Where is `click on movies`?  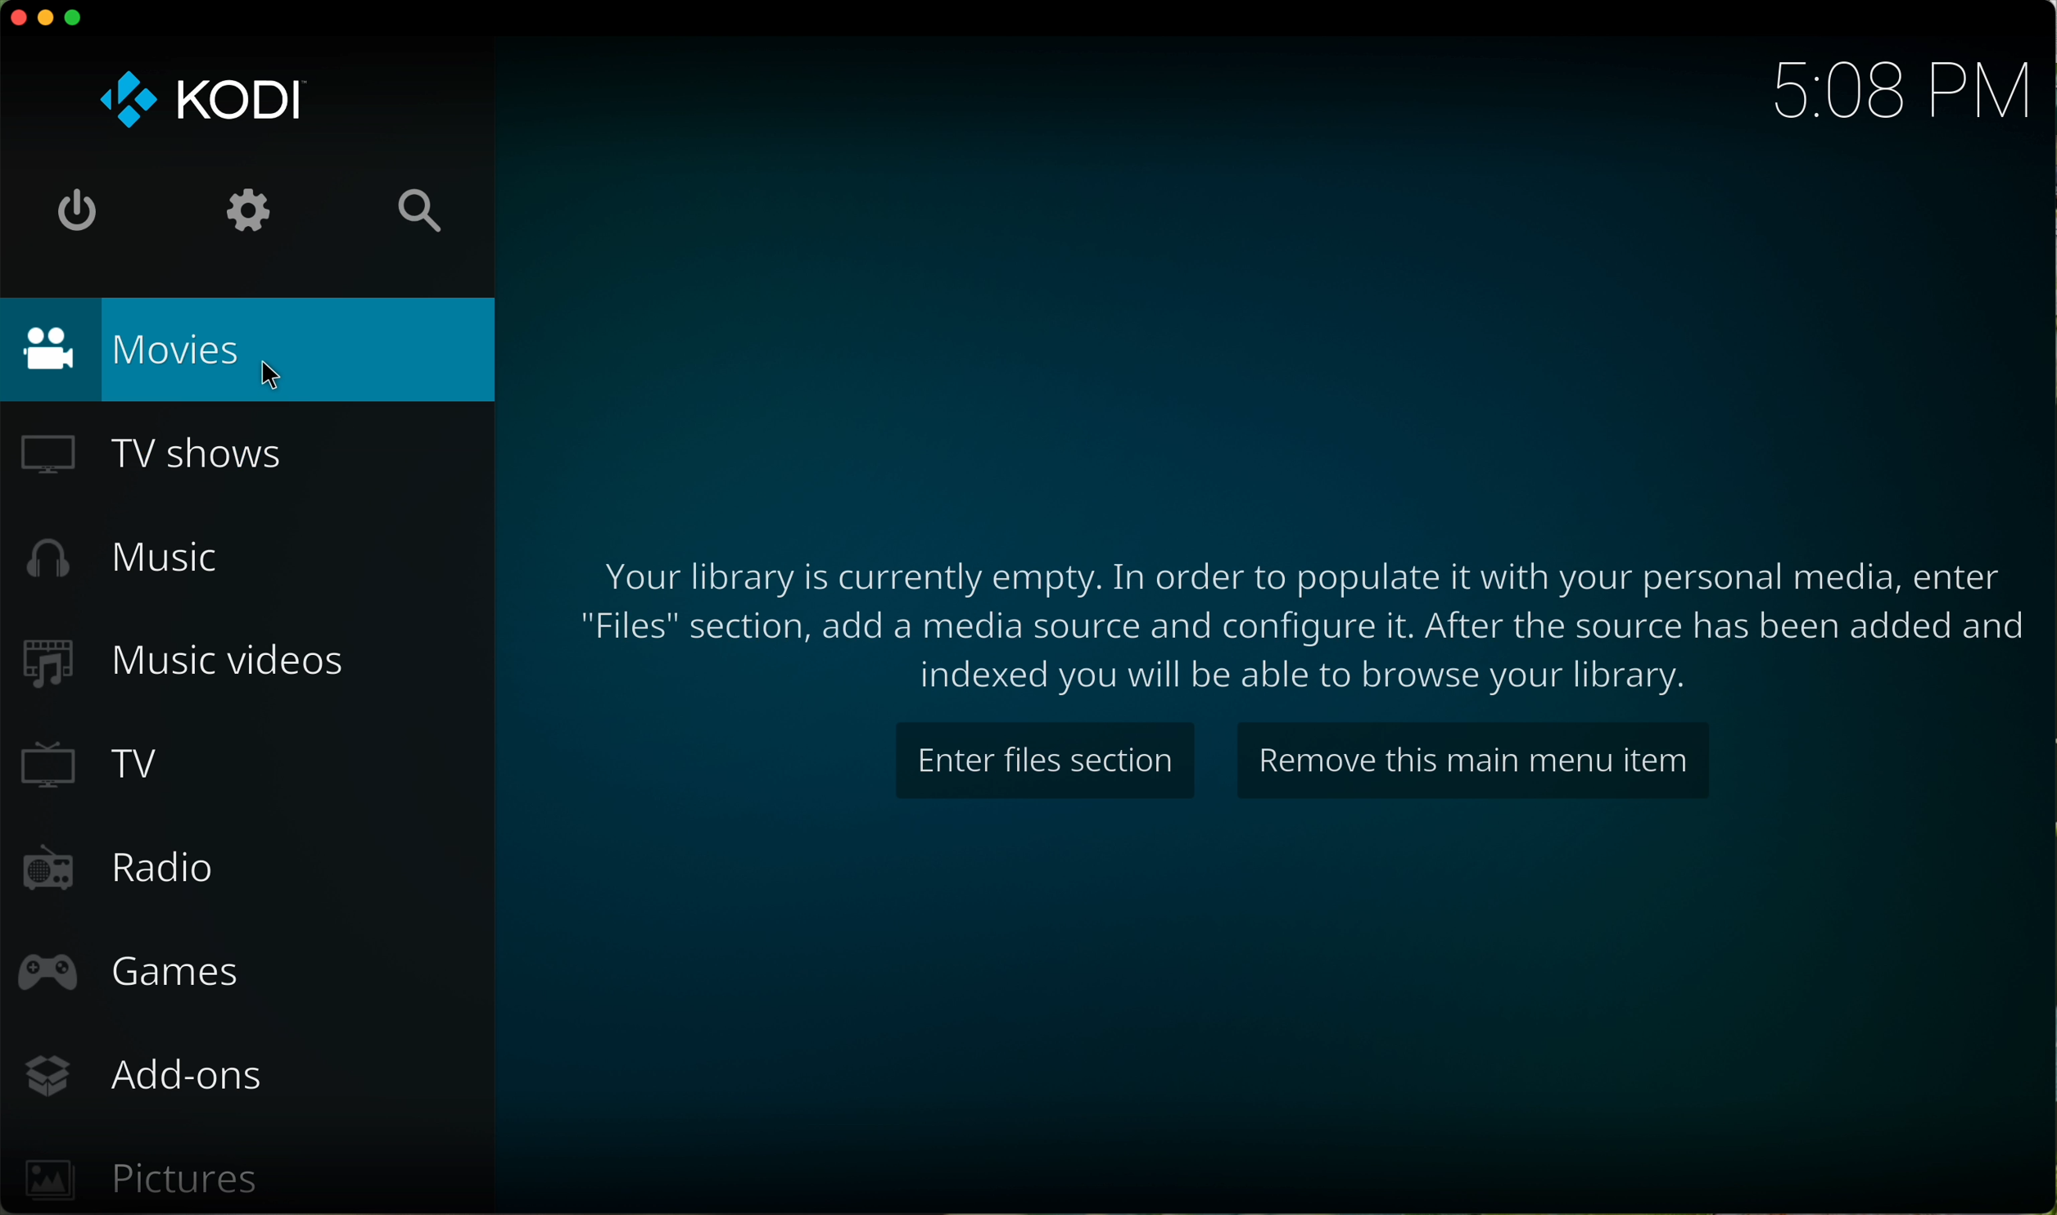 click on movies is located at coordinates (250, 350).